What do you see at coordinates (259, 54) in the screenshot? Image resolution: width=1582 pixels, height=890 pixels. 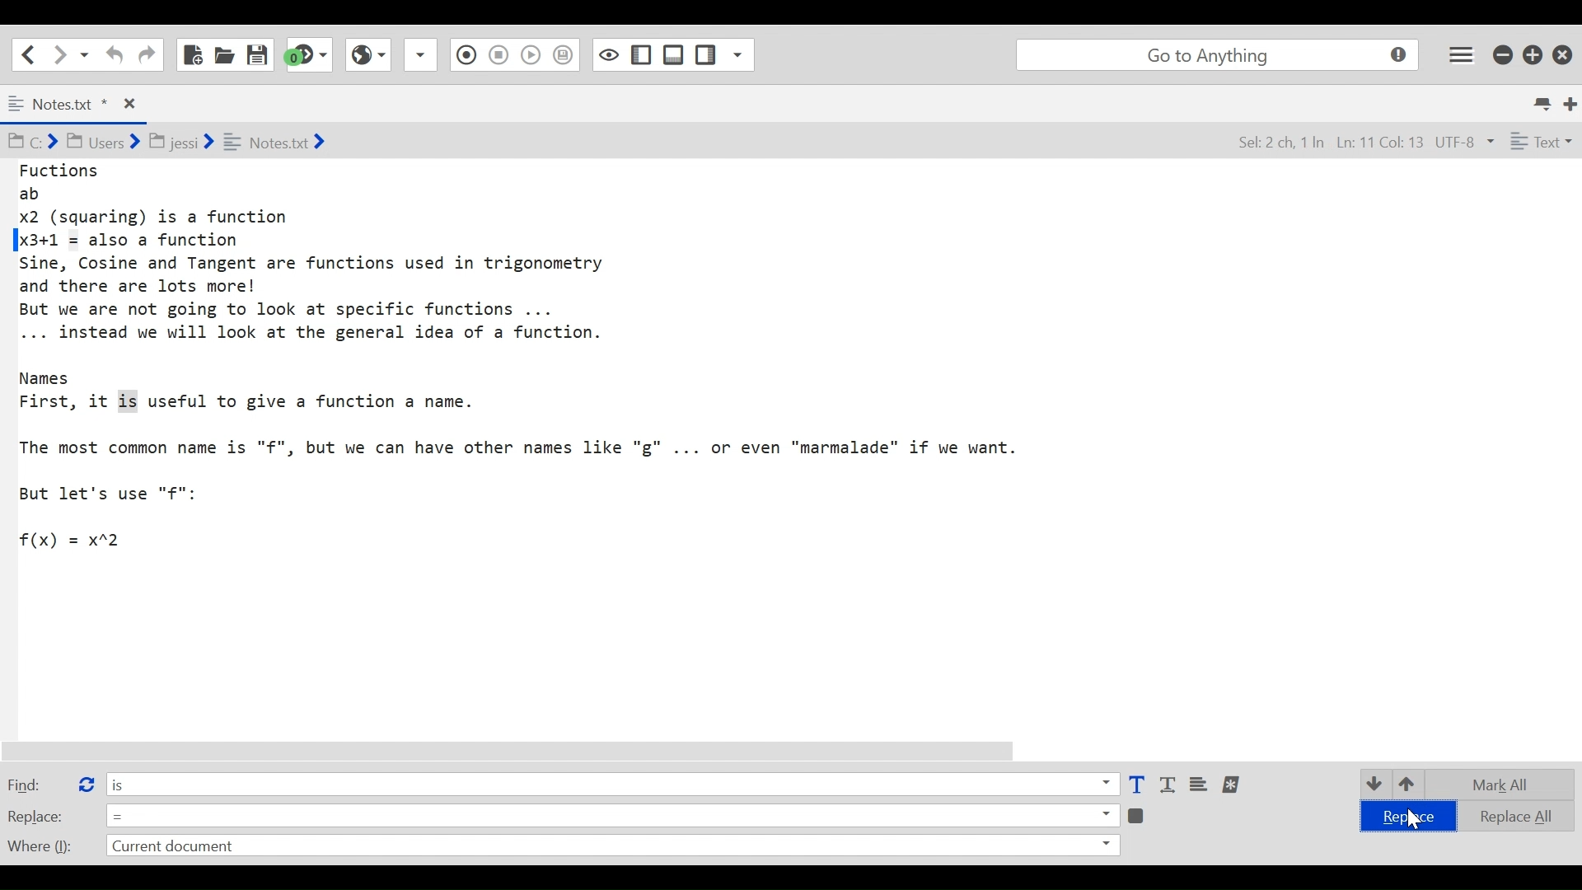 I see `Save File` at bounding box center [259, 54].